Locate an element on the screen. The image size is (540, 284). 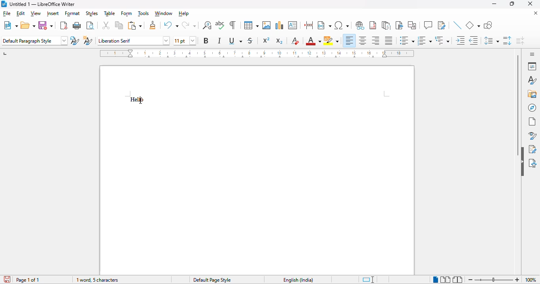
file is located at coordinates (6, 13).